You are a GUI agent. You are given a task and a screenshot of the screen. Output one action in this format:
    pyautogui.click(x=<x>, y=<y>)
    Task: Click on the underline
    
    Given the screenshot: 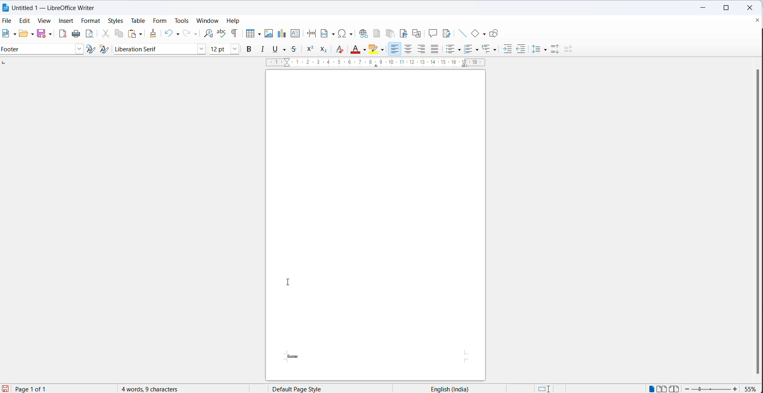 What is the action you would take?
    pyautogui.click(x=276, y=49)
    